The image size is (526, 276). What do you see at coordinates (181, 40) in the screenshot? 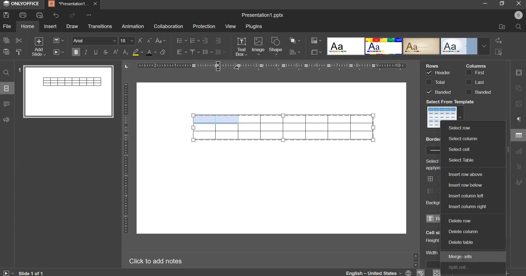
I see `bullets` at bounding box center [181, 40].